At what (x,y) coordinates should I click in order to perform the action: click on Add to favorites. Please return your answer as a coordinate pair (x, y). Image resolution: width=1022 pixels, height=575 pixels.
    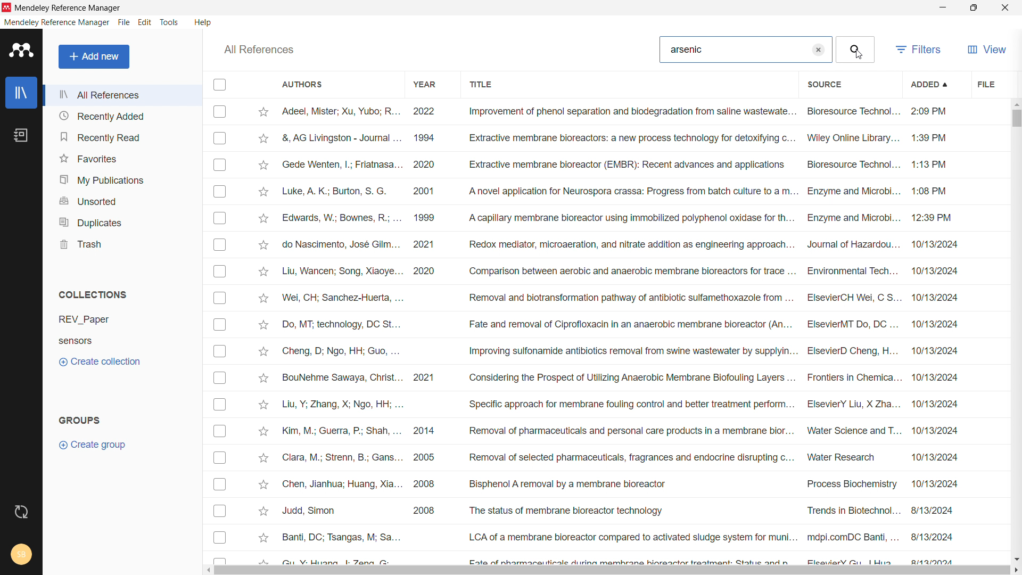
    Looking at the image, I should click on (262, 299).